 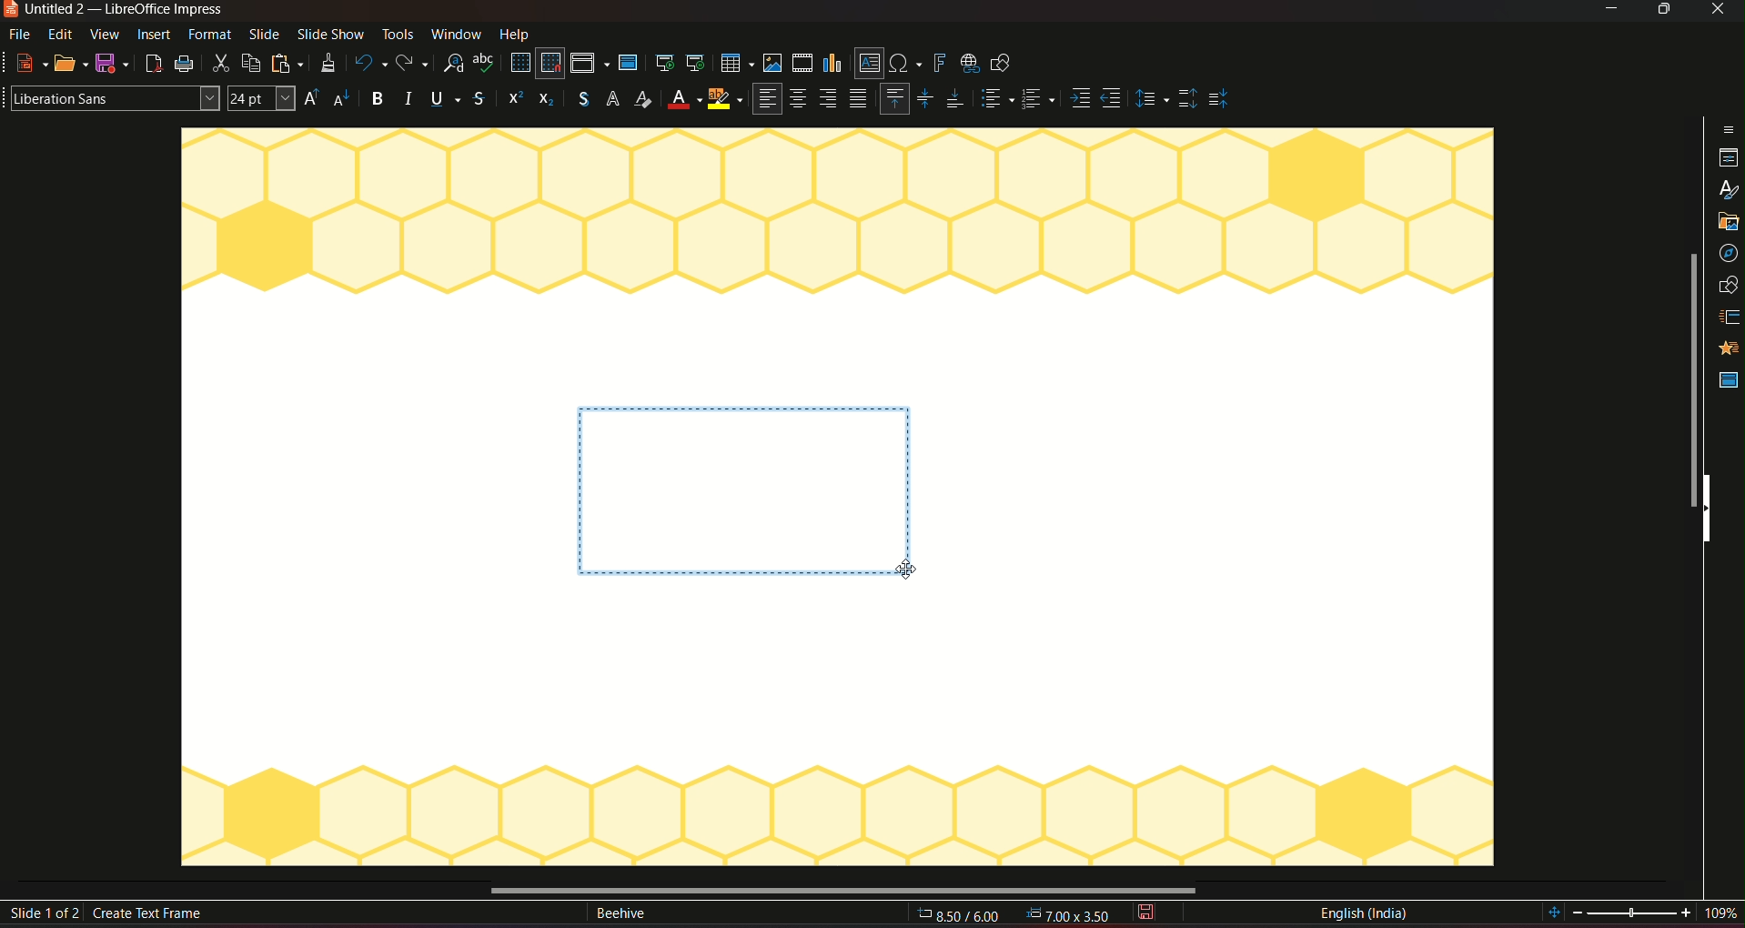 What do you see at coordinates (631, 64) in the screenshot?
I see `master slide` at bounding box center [631, 64].